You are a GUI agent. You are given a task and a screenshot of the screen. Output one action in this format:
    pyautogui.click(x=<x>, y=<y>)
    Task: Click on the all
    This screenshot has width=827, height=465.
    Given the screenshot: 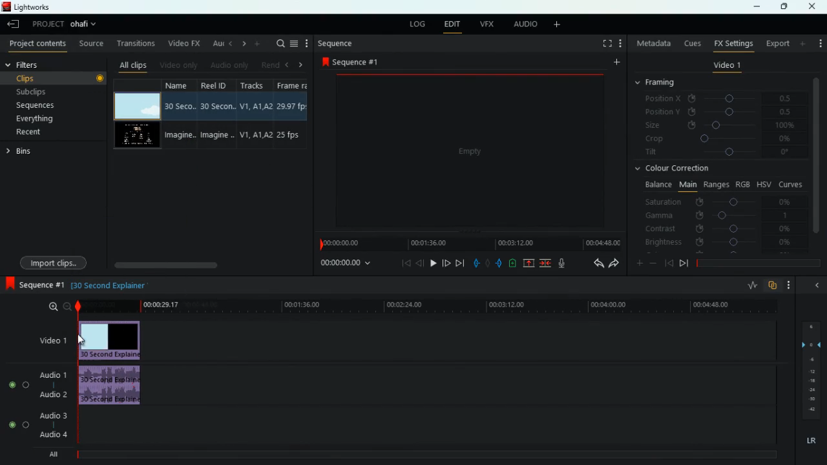 What is the action you would take?
    pyautogui.click(x=50, y=456)
    